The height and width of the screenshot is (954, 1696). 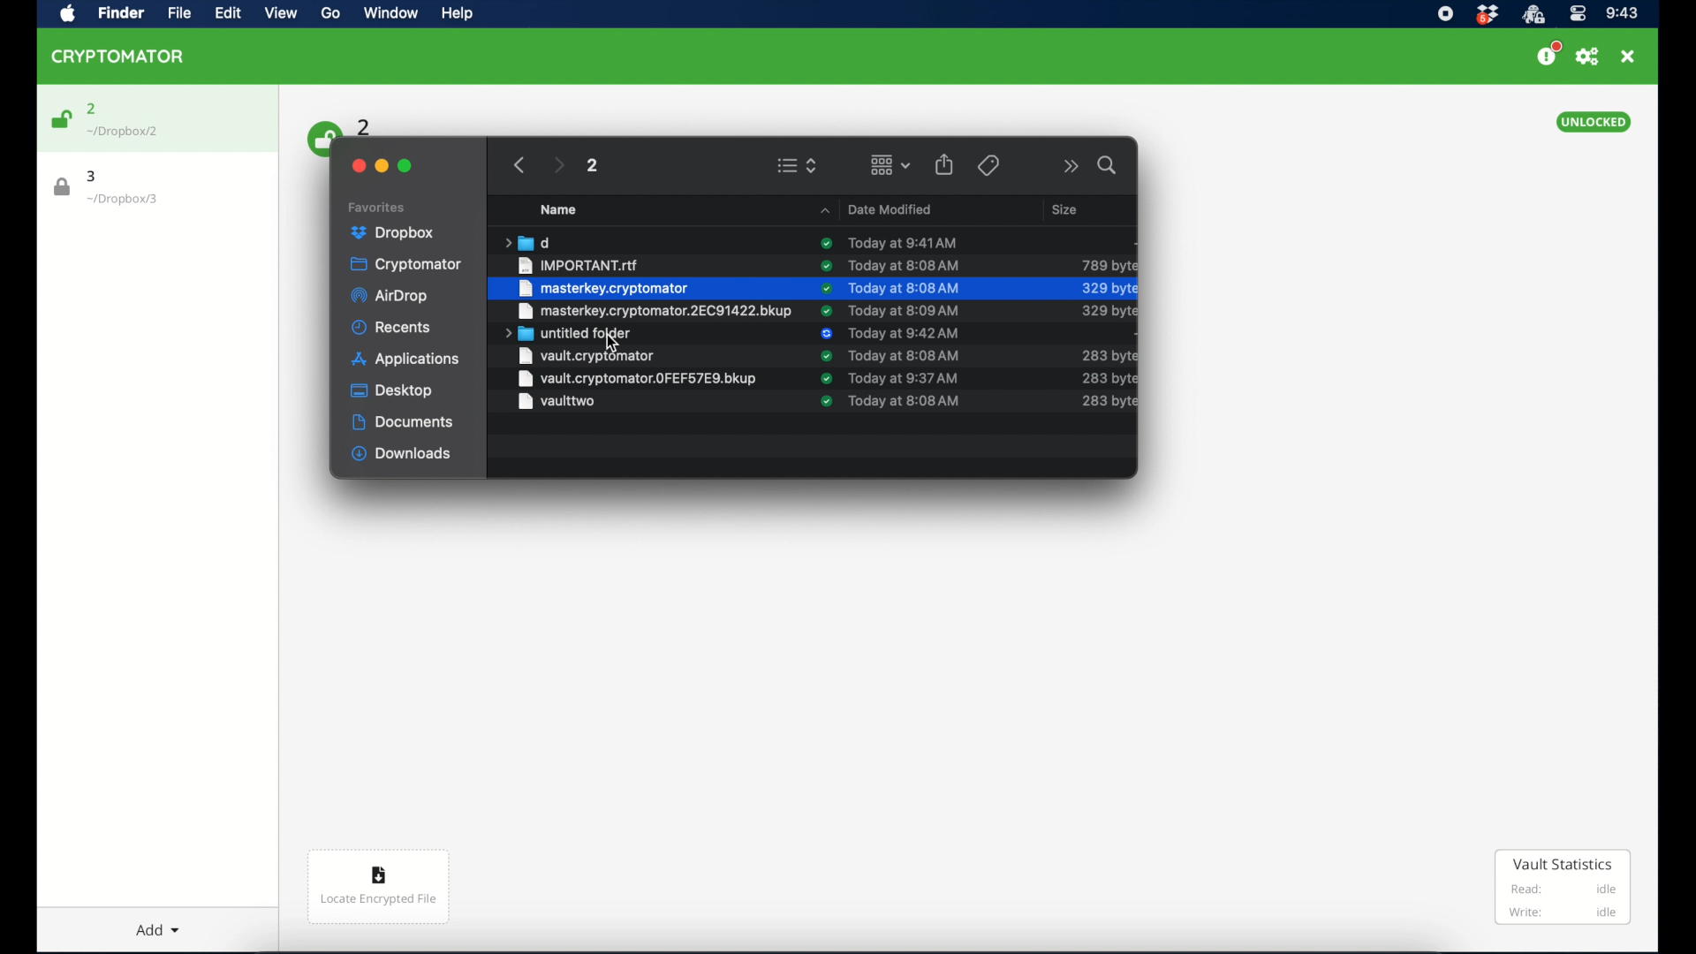 What do you see at coordinates (1107, 334) in the screenshot?
I see `size` at bounding box center [1107, 334].